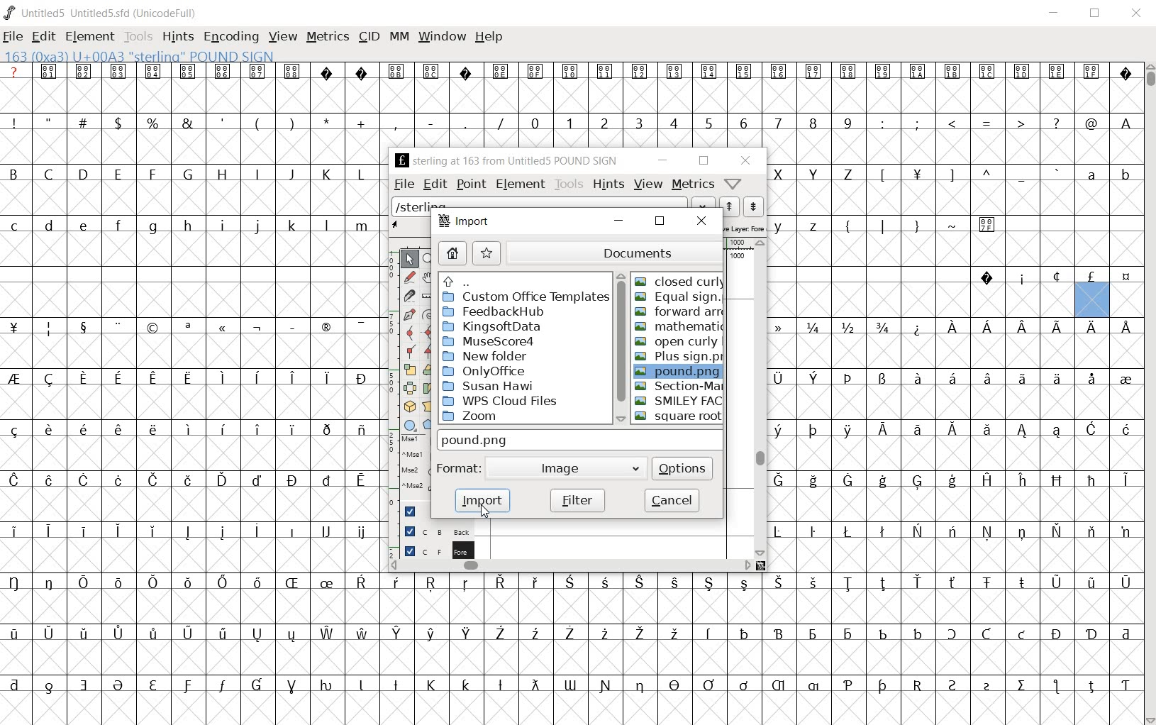 The height and width of the screenshot is (725, 1156). What do you see at coordinates (1055, 123) in the screenshot?
I see `?` at bounding box center [1055, 123].